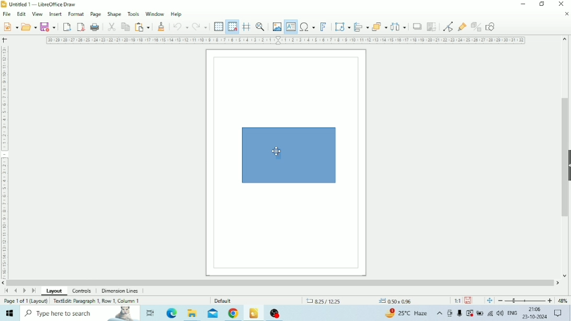  I want to click on Insert Text Box, so click(290, 27).